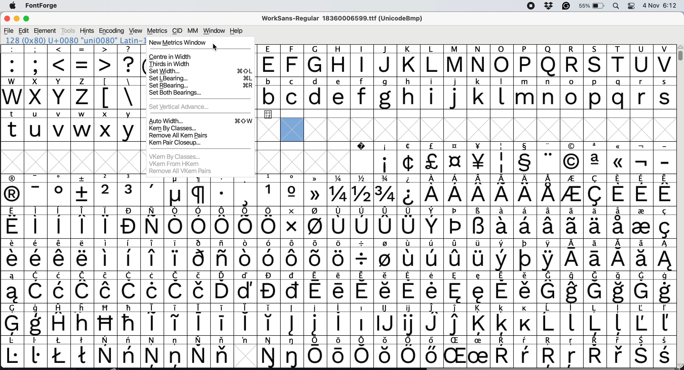 This screenshot has height=370, width=684. What do you see at coordinates (177, 163) in the screenshot?
I see `vkem from hkem` at bounding box center [177, 163].